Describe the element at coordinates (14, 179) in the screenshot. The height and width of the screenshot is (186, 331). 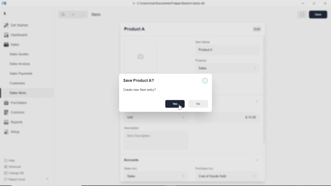
I see `Report issue` at that location.